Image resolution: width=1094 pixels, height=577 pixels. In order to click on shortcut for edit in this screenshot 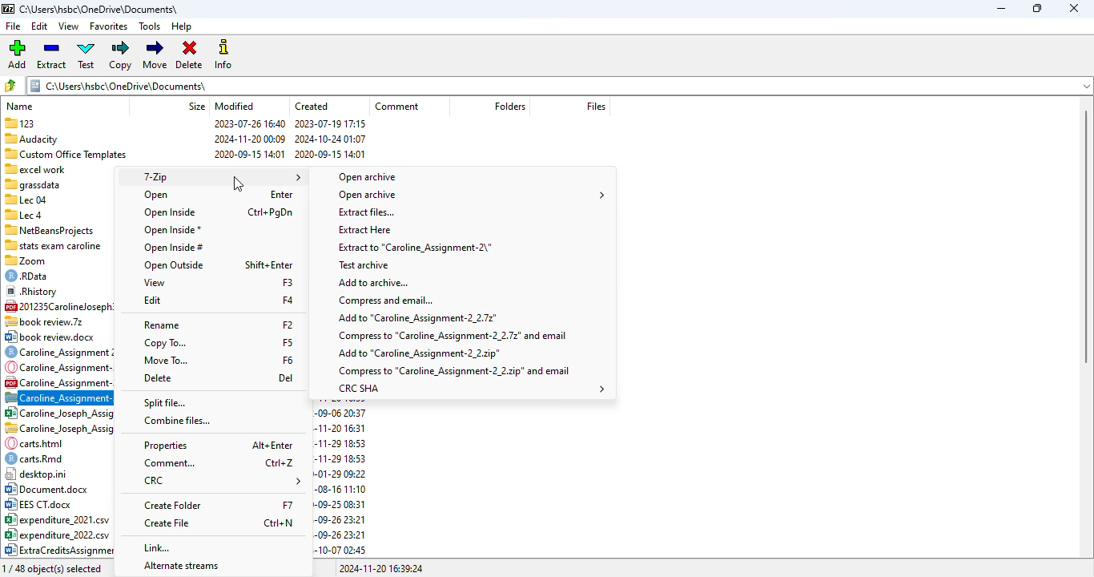, I will do `click(288, 300)`.